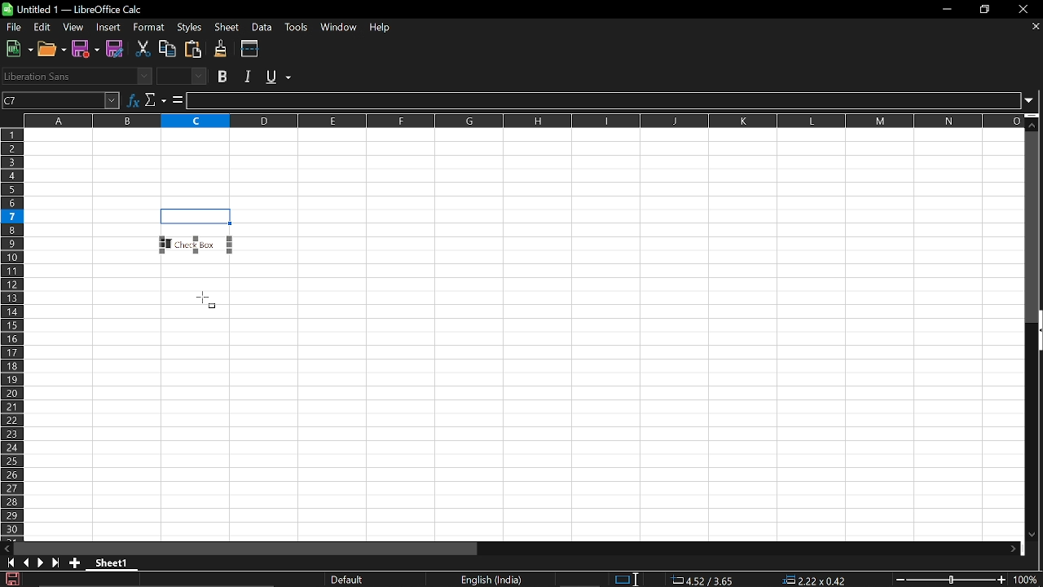  Describe the element at coordinates (491, 580) in the screenshot. I see `Language` at that location.